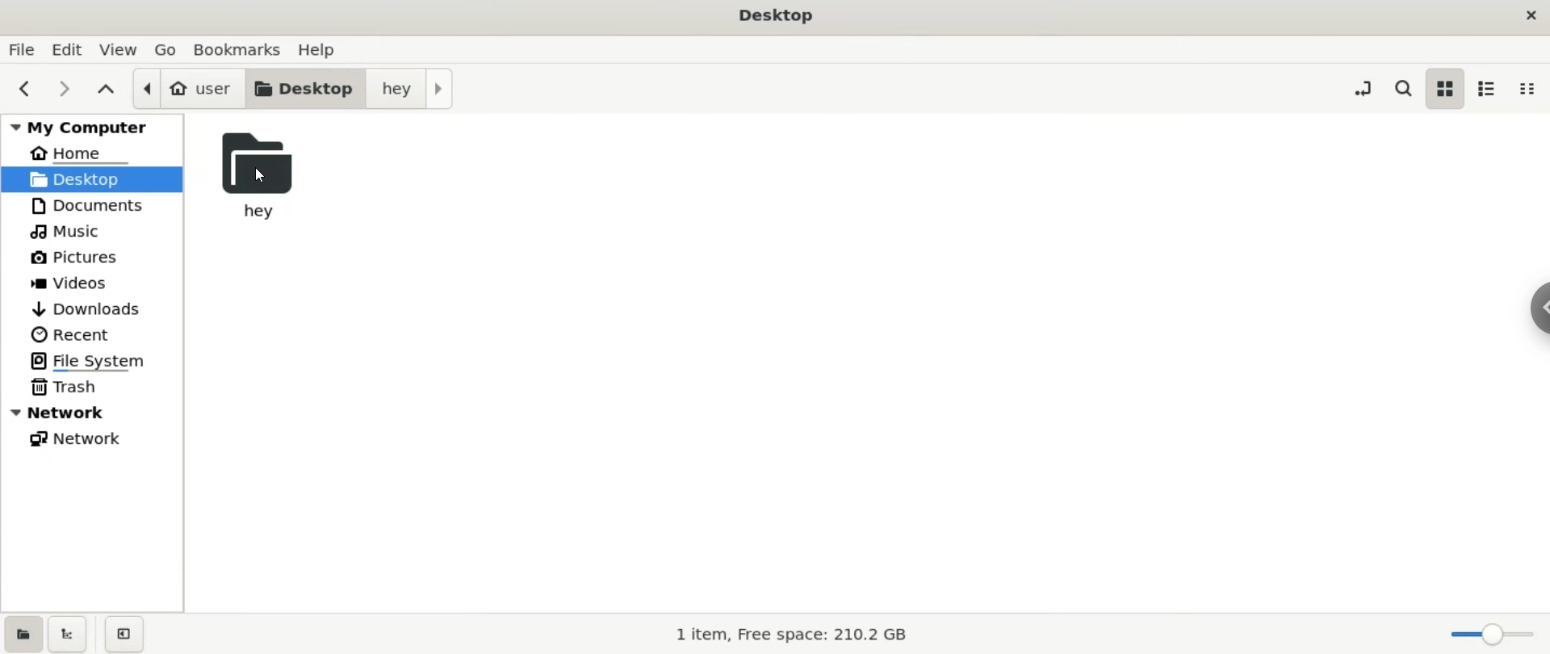 The width and height of the screenshot is (1550, 654). What do you see at coordinates (775, 14) in the screenshot?
I see `desktop` at bounding box center [775, 14].